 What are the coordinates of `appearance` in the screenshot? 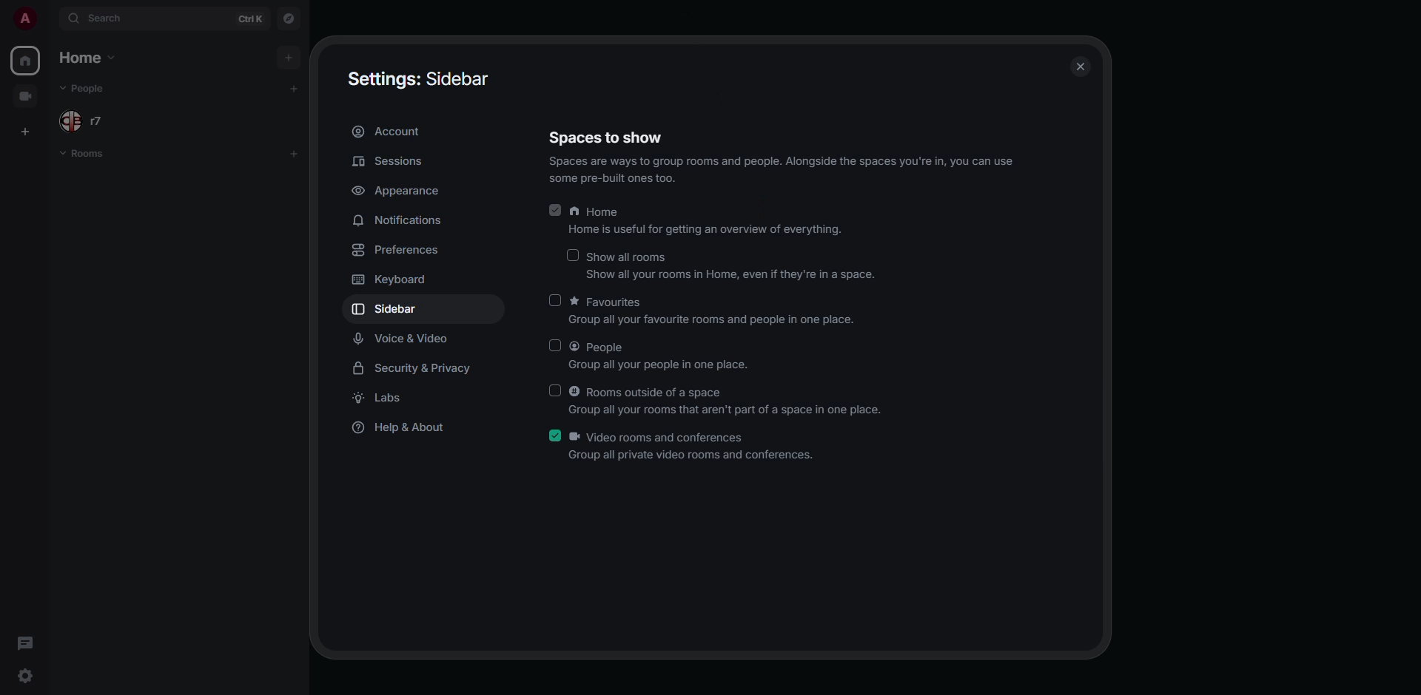 It's located at (404, 191).